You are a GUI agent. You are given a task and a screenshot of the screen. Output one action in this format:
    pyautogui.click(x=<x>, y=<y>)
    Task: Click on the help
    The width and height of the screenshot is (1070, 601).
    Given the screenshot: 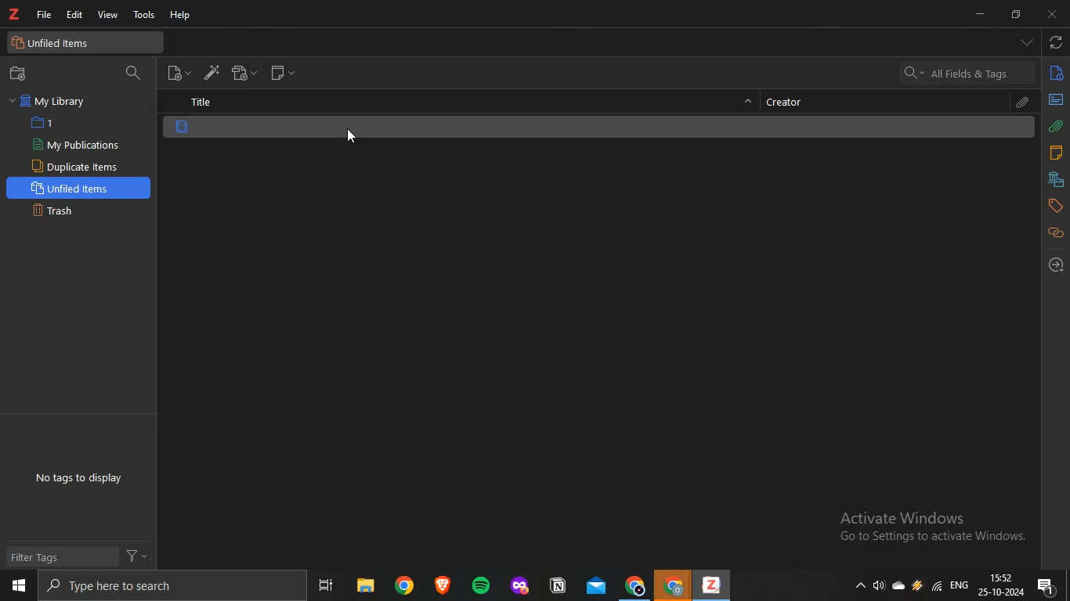 What is the action you would take?
    pyautogui.click(x=183, y=16)
    